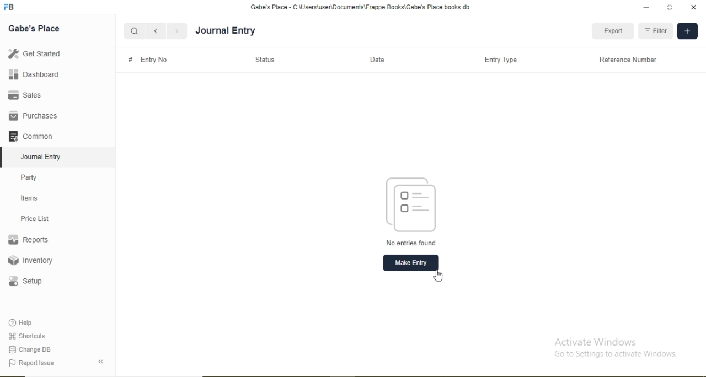 Image resolution: width=706 pixels, height=377 pixels. I want to click on Logo, so click(411, 205).